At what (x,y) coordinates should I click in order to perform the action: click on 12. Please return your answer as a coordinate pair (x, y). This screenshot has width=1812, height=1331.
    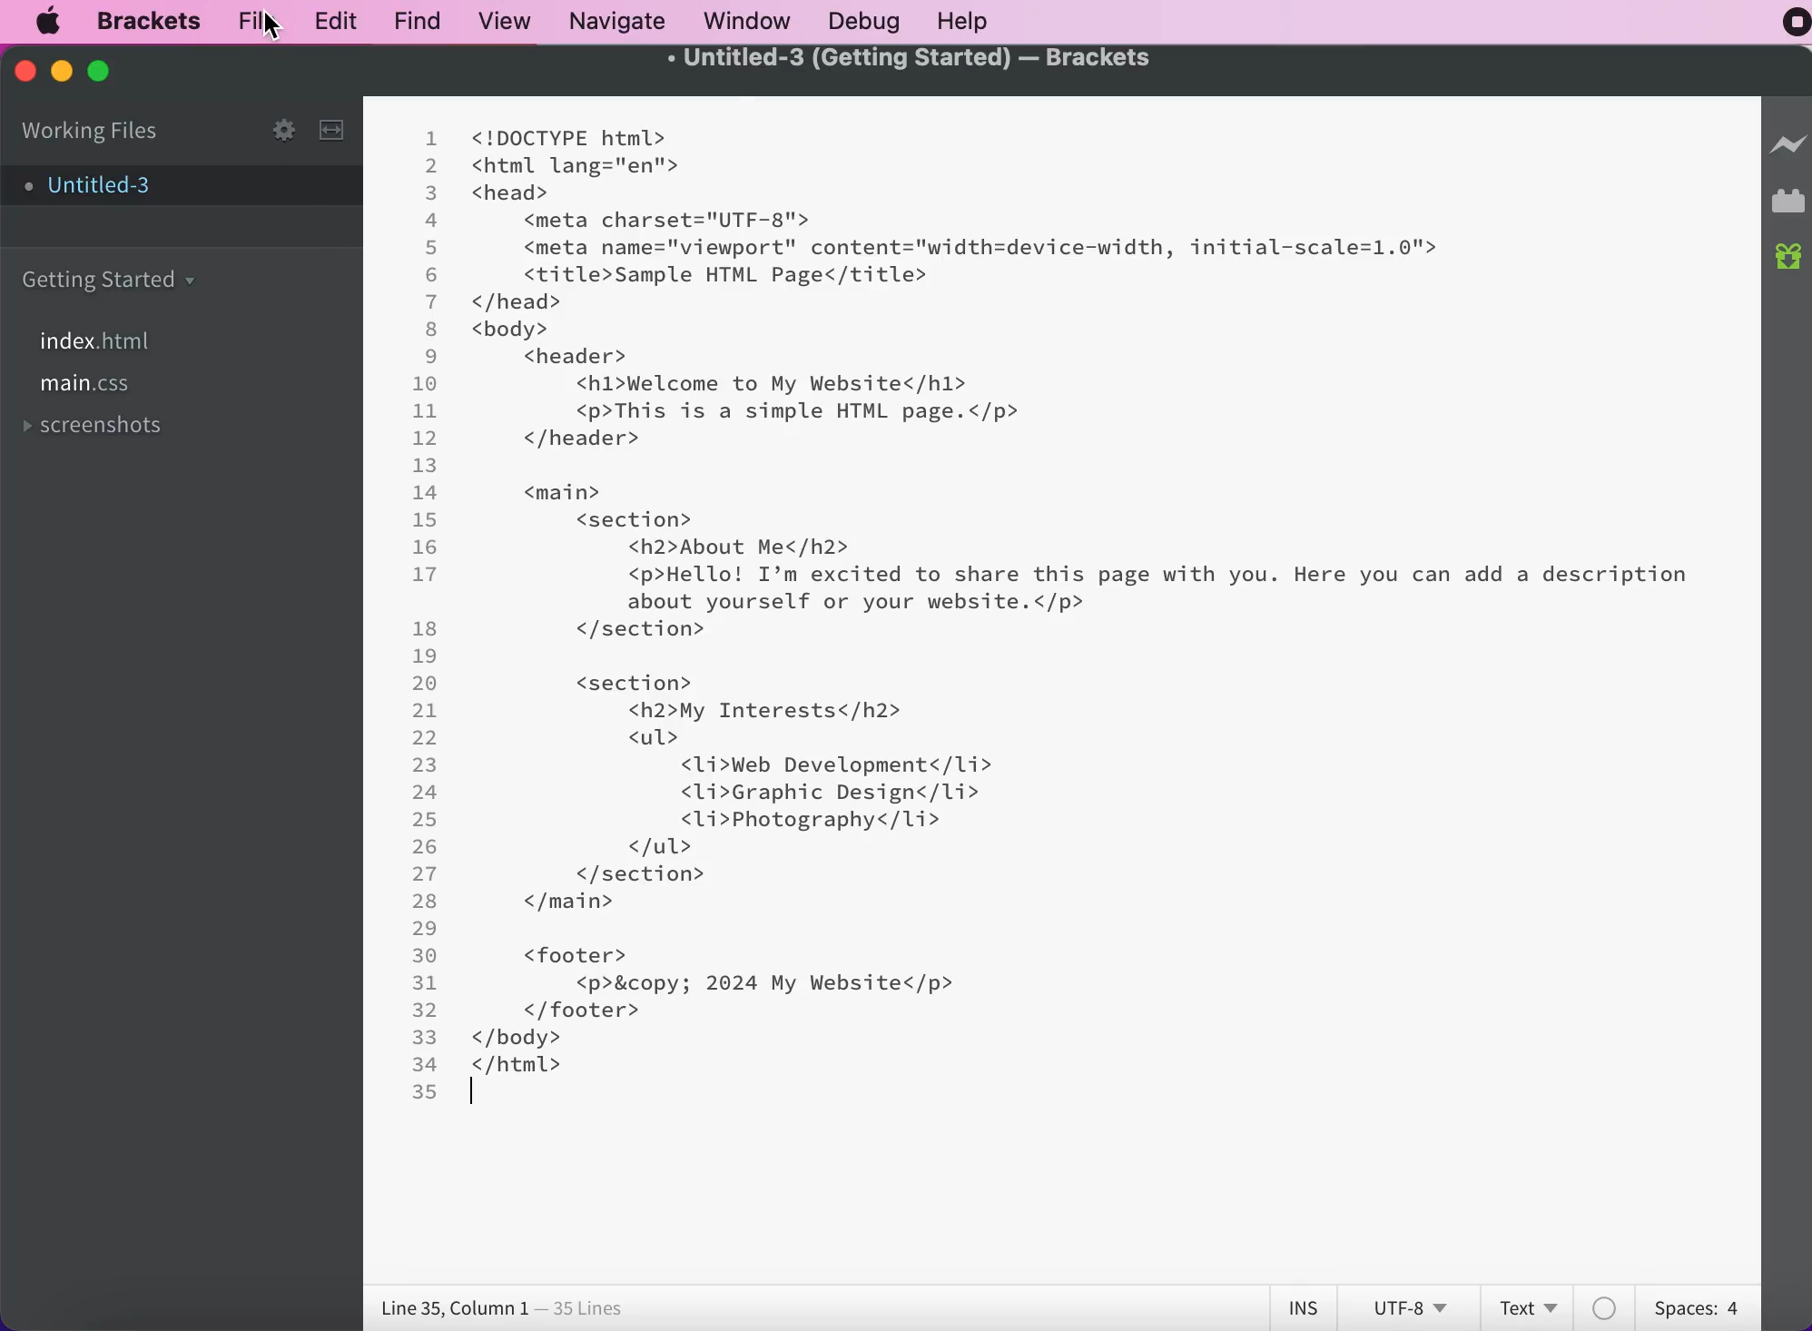
    Looking at the image, I should click on (426, 439).